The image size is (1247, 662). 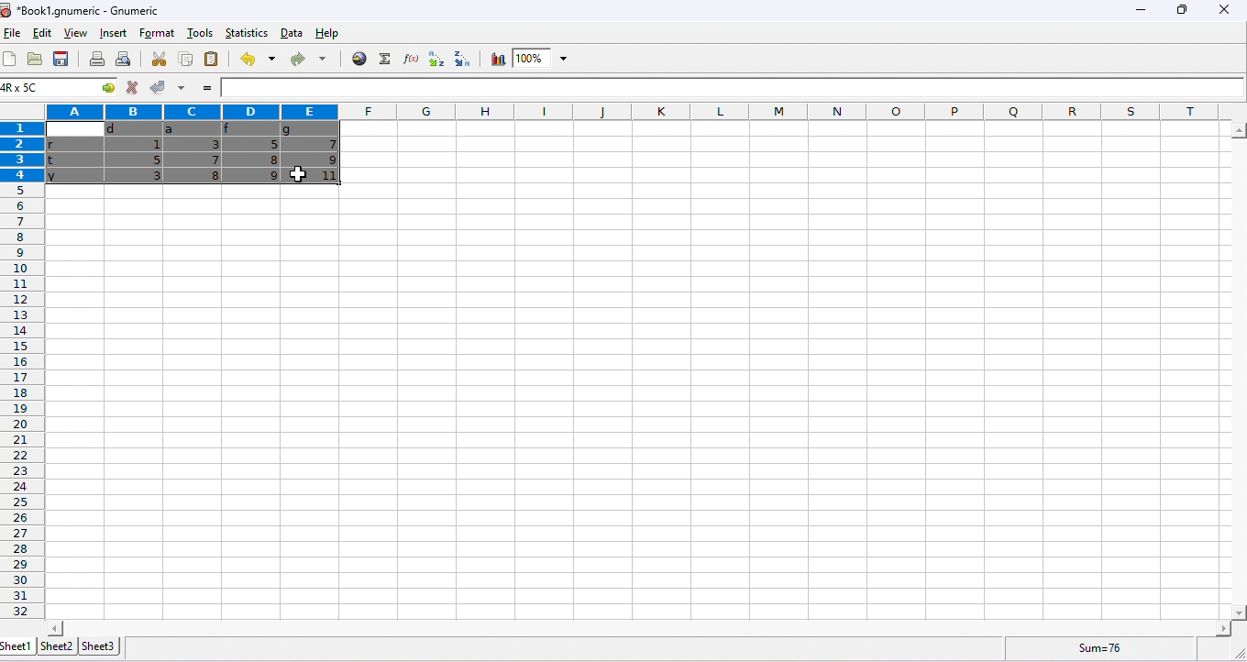 What do you see at coordinates (496, 60) in the screenshot?
I see `chart` at bounding box center [496, 60].